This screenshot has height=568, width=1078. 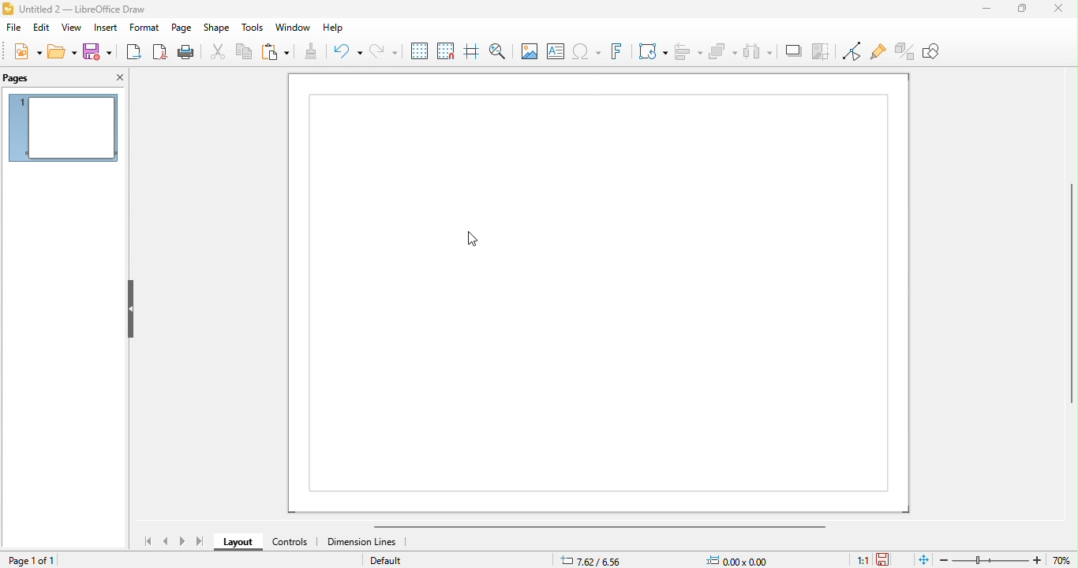 What do you see at coordinates (365, 544) in the screenshot?
I see `dimension lines` at bounding box center [365, 544].